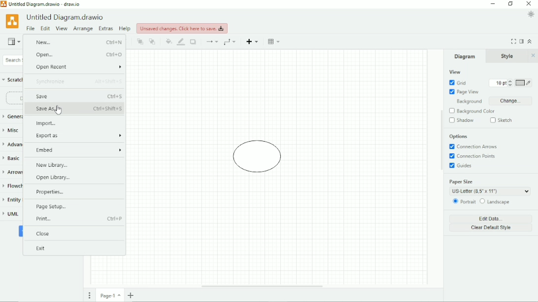  Describe the element at coordinates (252, 41) in the screenshot. I see `Insert` at that location.